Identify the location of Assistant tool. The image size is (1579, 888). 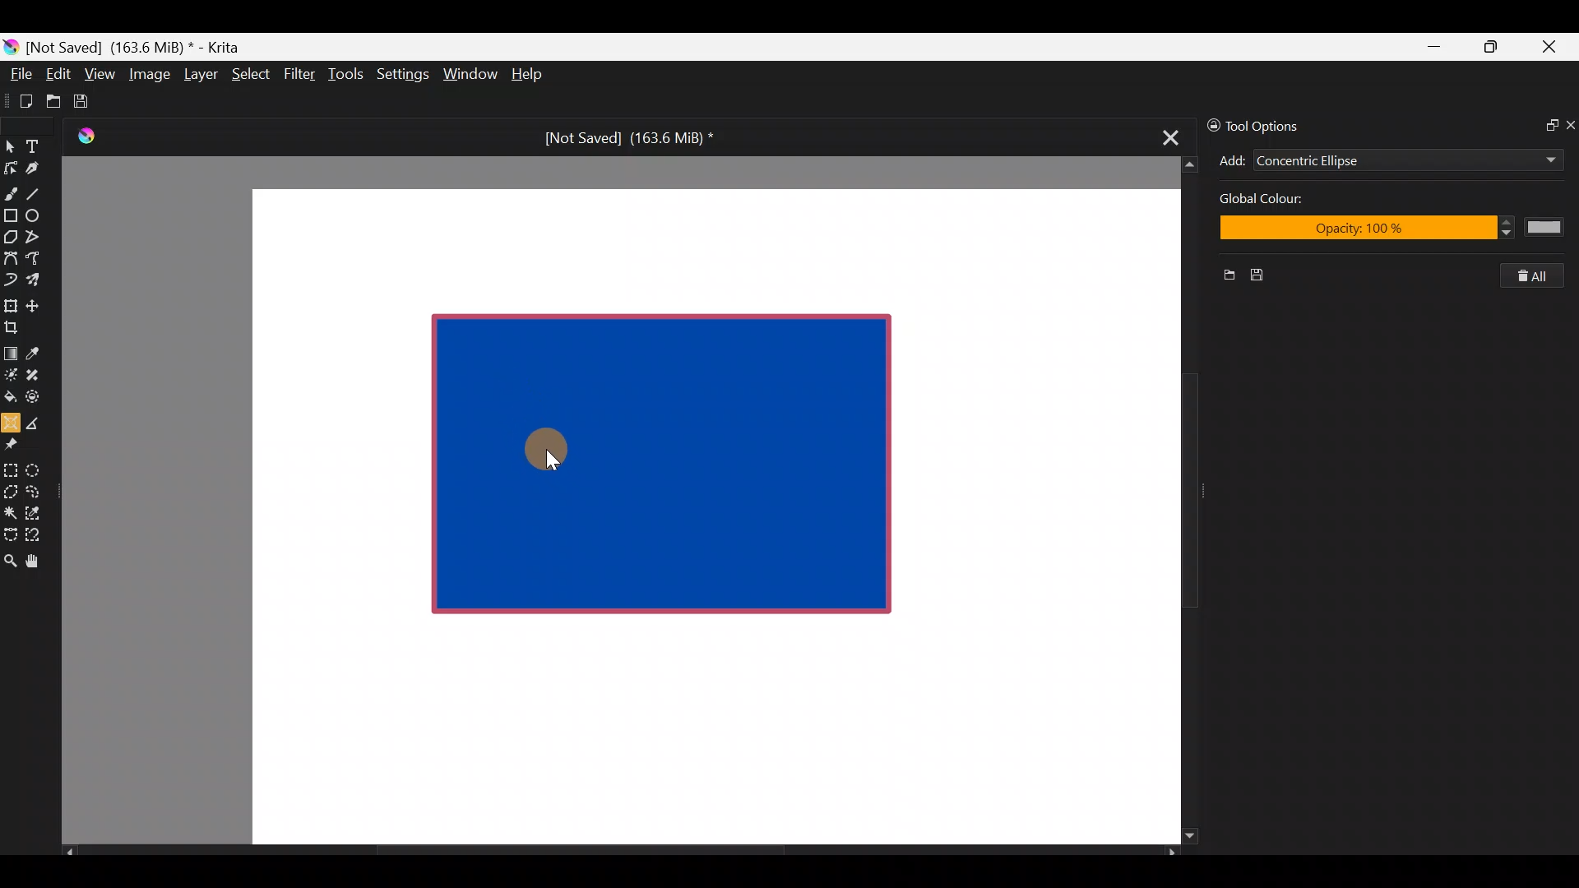
(10, 418).